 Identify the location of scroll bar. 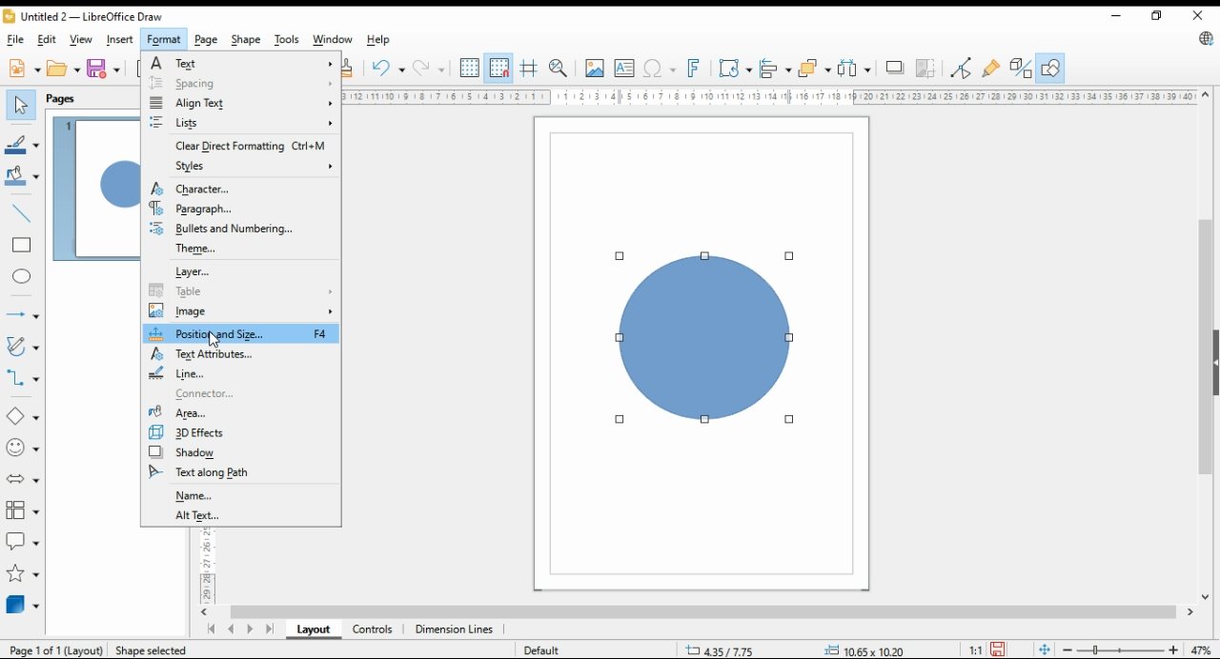
(1207, 344).